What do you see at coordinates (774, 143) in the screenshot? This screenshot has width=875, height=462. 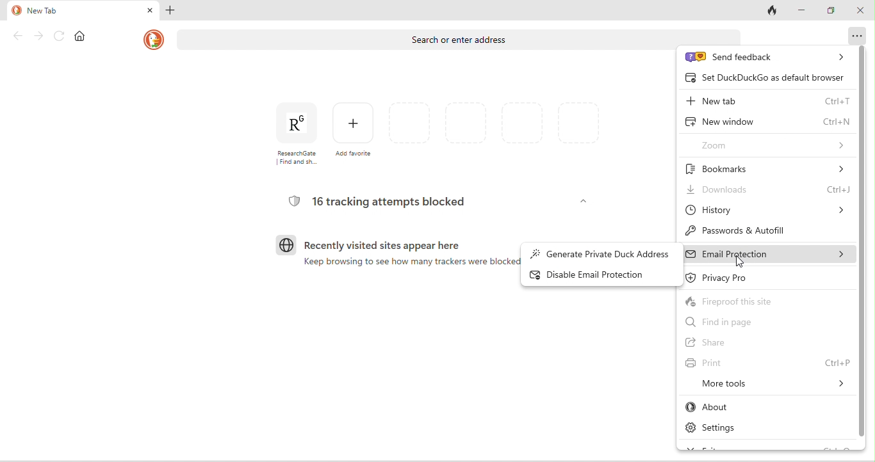 I see `zoom` at bounding box center [774, 143].